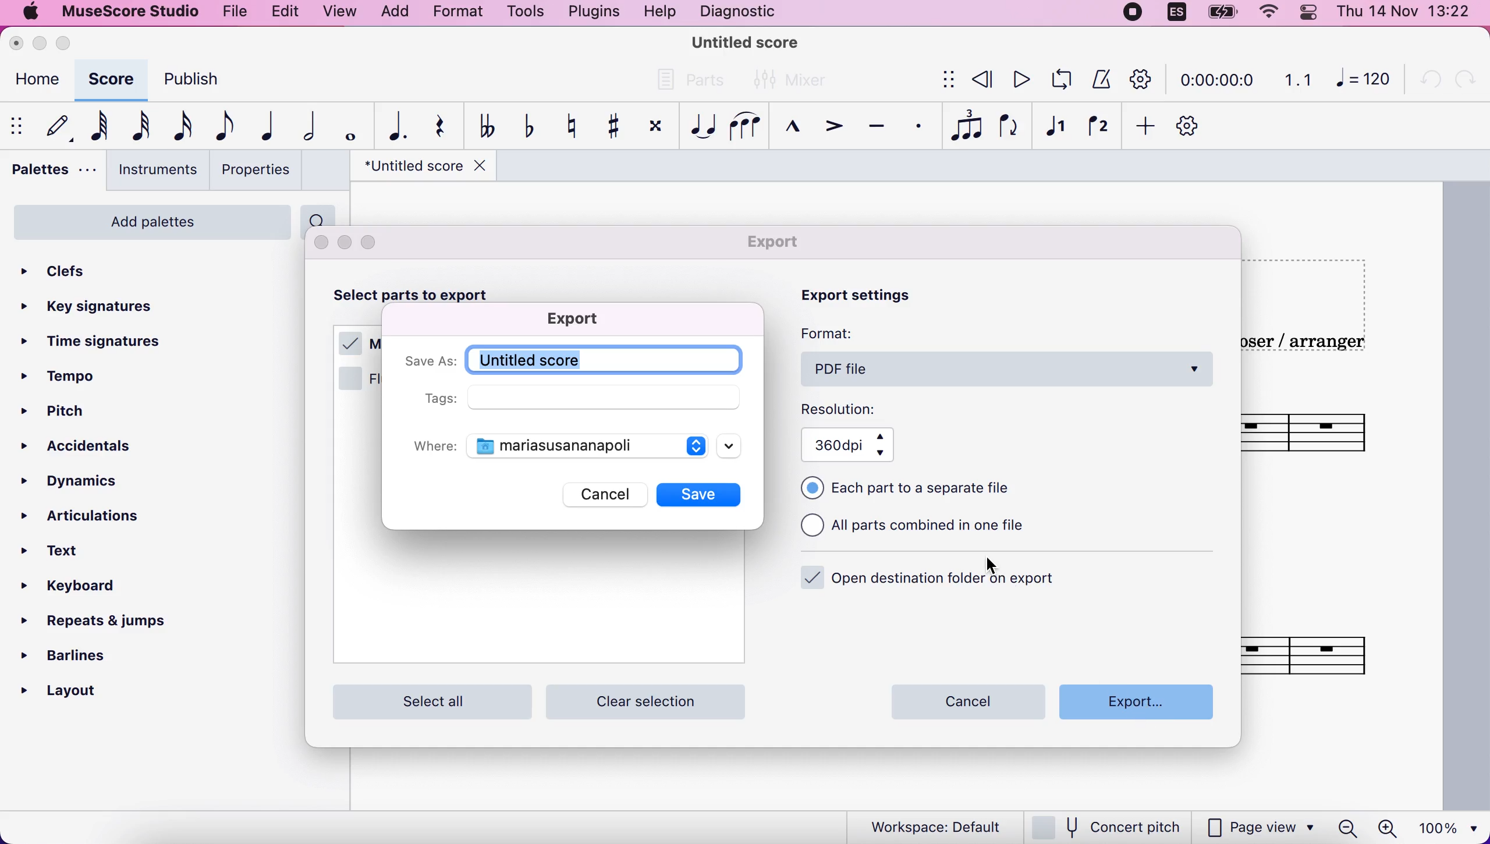  What do you see at coordinates (1141, 124) in the screenshot?
I see `add` at bounding box center [1141, 124].